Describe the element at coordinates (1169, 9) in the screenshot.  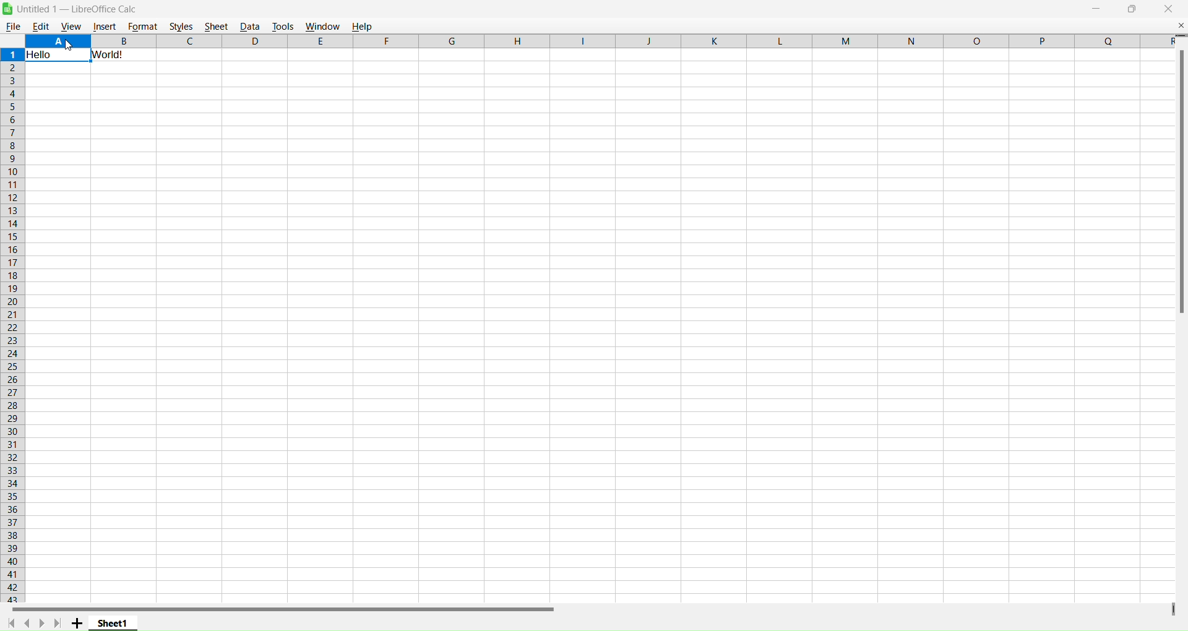
I see `Close` at that location.